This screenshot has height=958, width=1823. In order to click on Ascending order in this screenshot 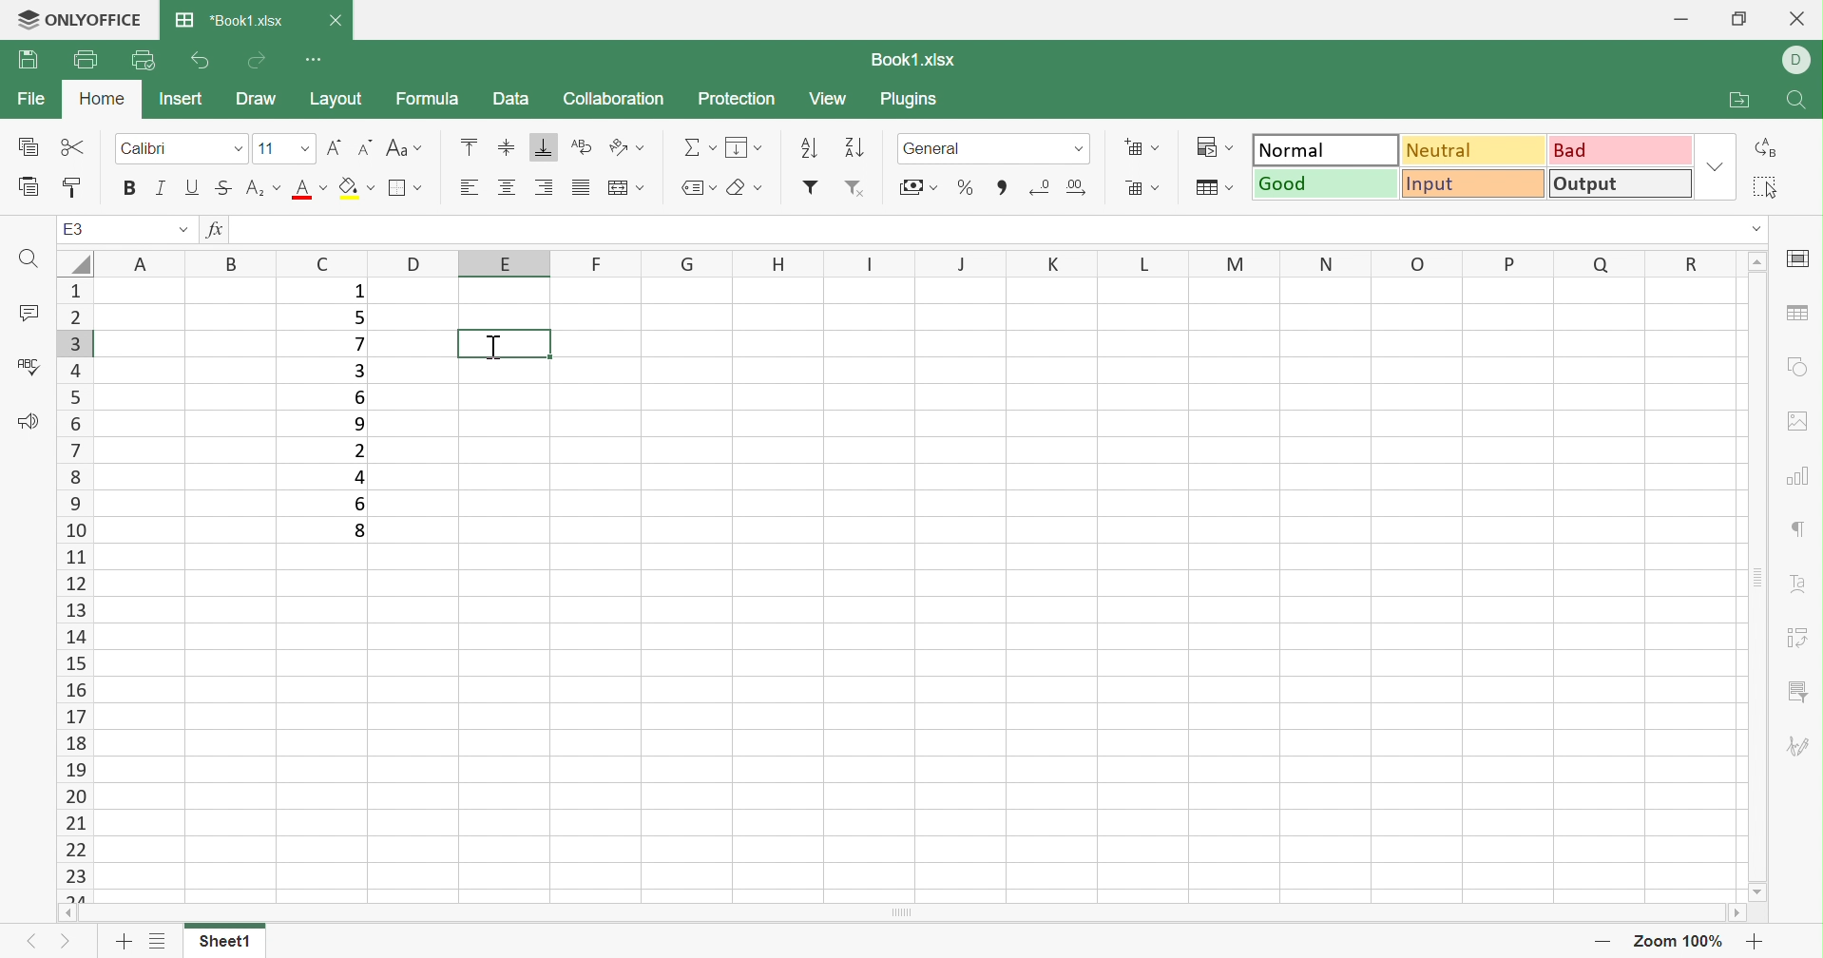, I will do `click(807, 148)`.